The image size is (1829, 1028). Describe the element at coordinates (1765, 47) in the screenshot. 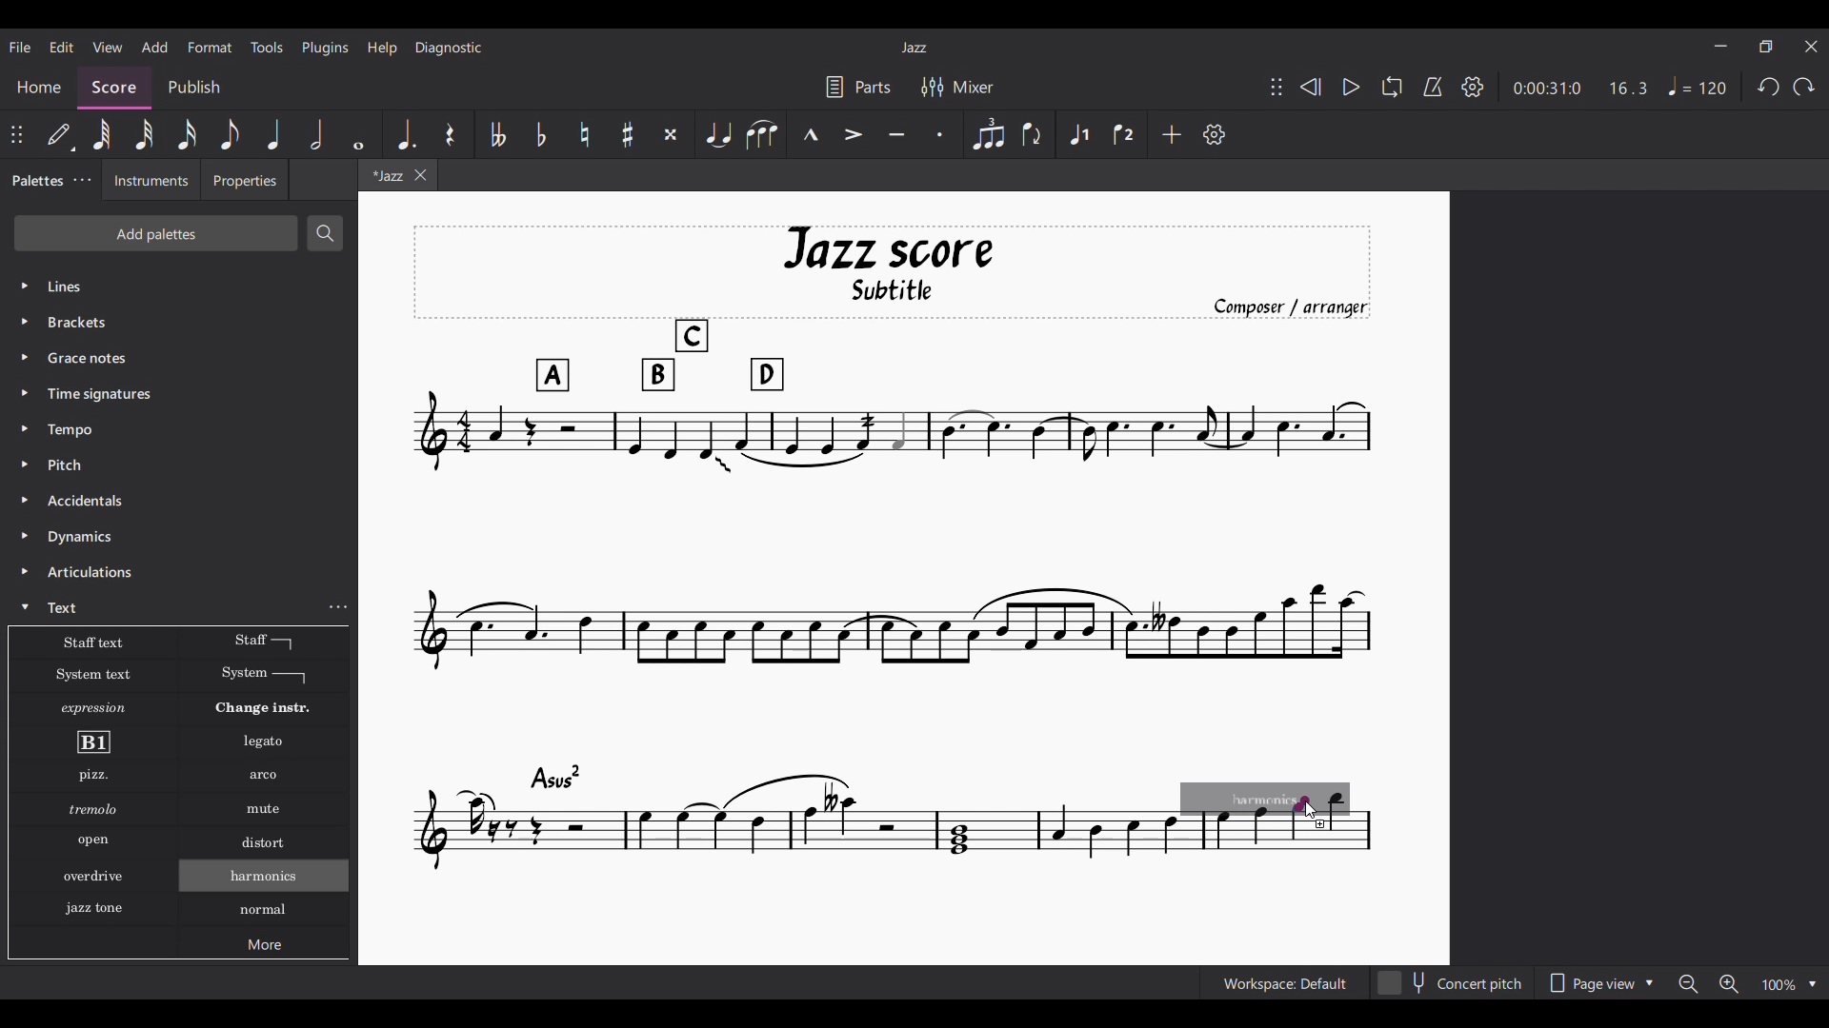

I see `Show in smaller tab` at that location.